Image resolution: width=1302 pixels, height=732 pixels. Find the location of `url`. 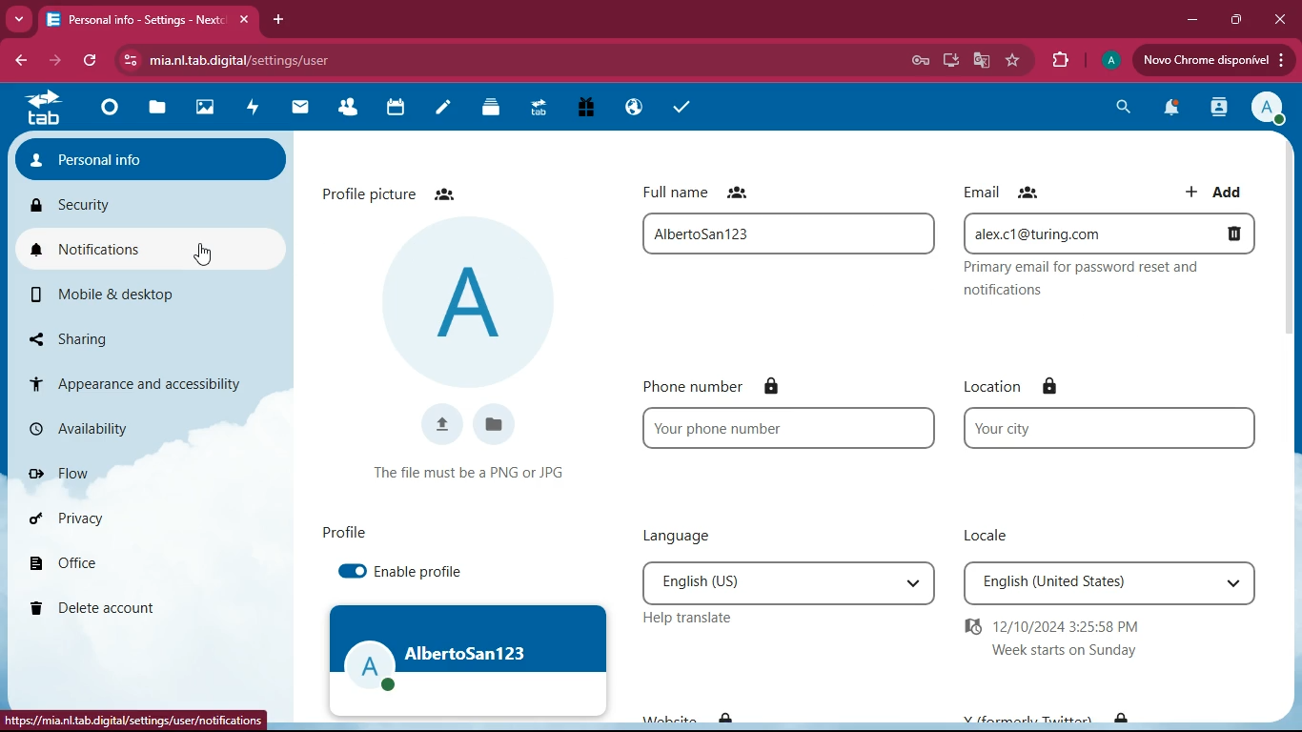

url is located at coordinates (292, 59).